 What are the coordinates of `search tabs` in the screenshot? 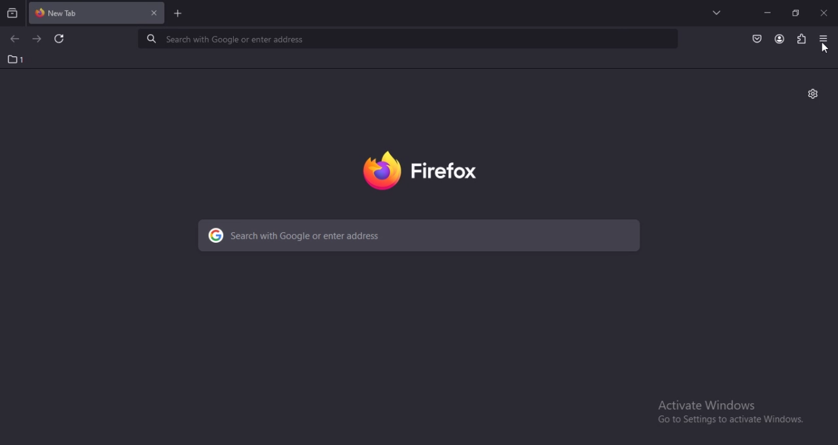 It's located at (12, 12).